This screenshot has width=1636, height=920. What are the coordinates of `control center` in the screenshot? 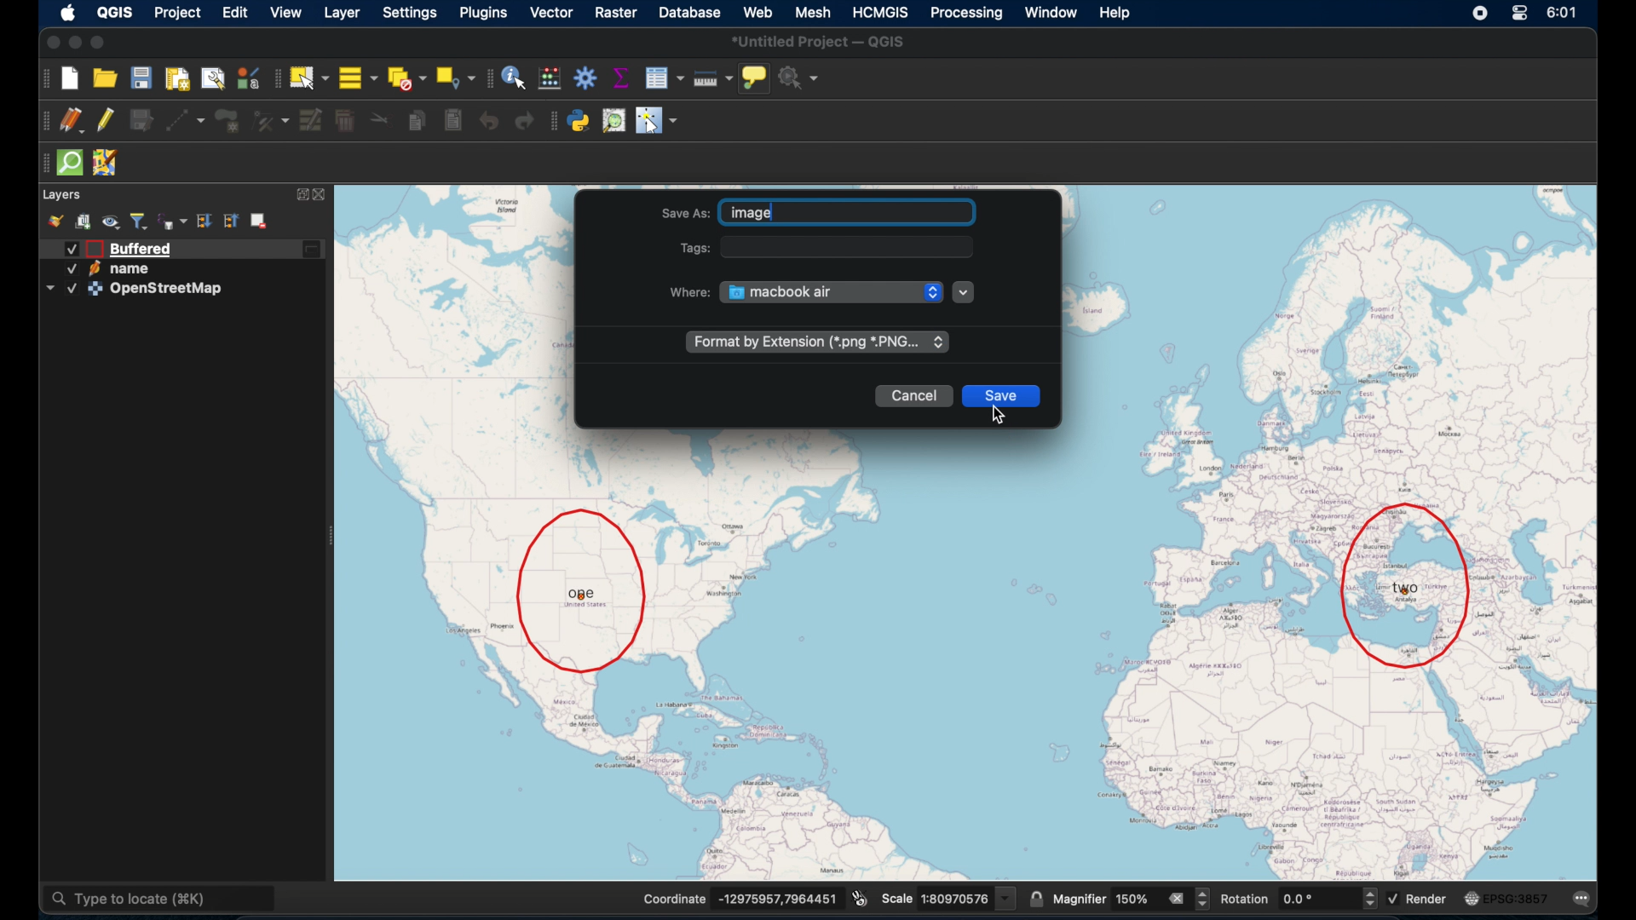 It's located at (1479, 12).